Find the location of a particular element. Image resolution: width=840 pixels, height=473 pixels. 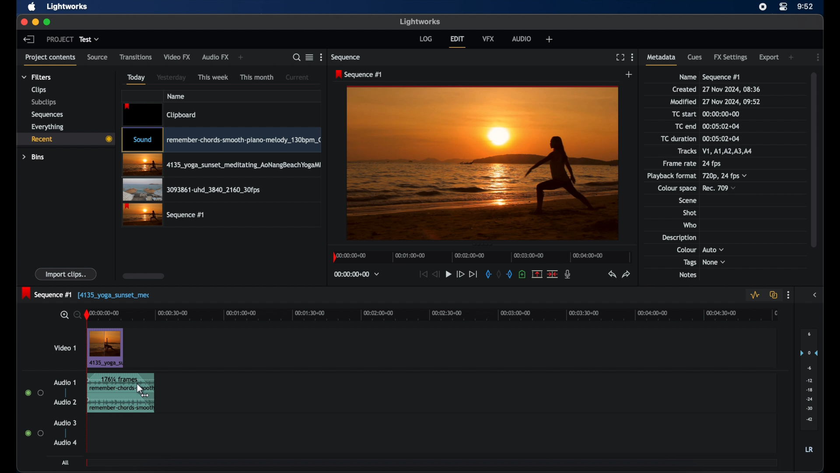

frame rate is located at coordinates (678, 164).